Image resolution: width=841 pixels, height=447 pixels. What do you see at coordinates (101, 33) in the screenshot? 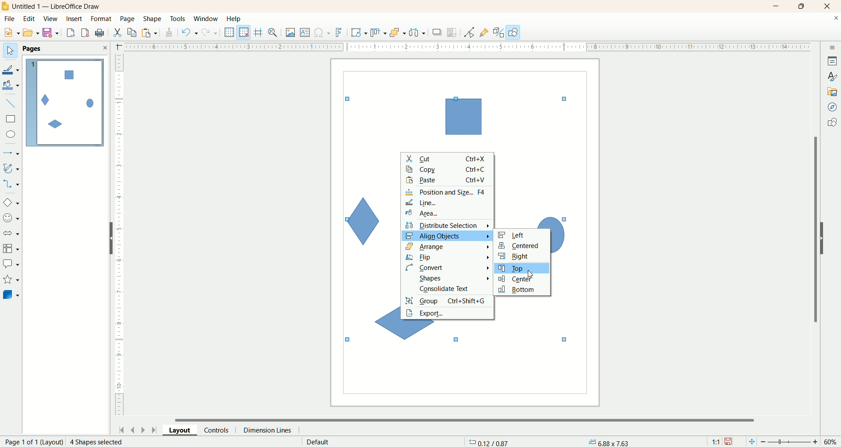
I see `export as PDF` at bounding box center [101, 33].